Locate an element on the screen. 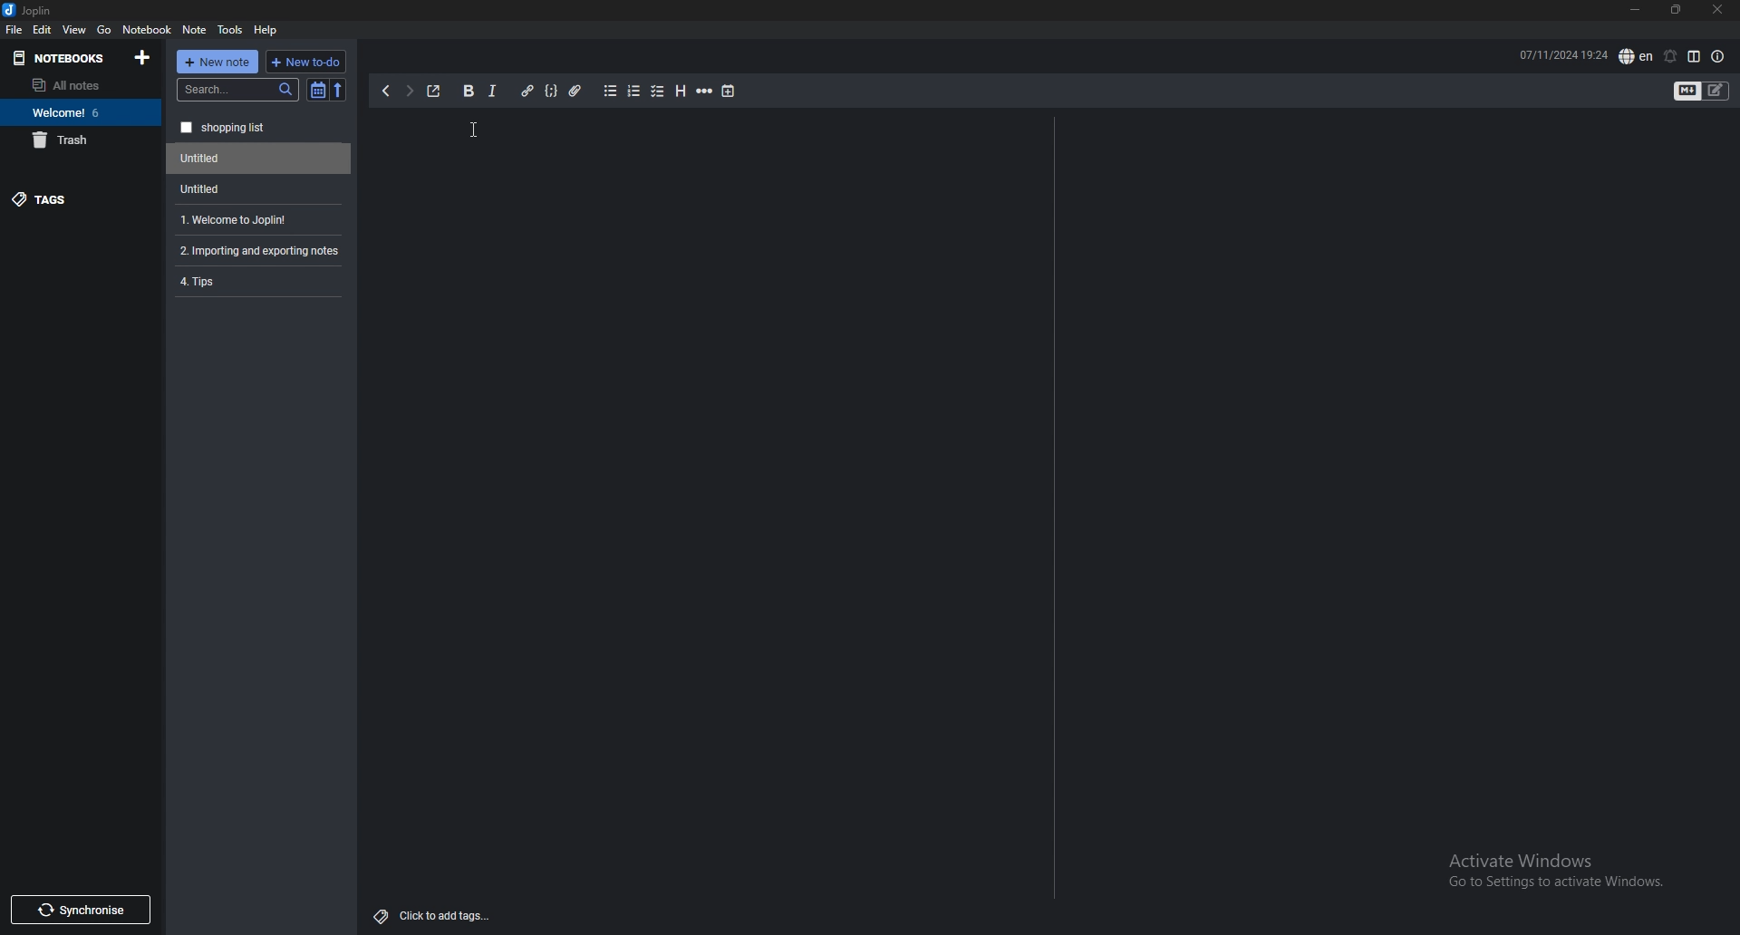 The height and width of the screenshot is (935, 1740). Click to add tags is located at coordinates (436, 911).